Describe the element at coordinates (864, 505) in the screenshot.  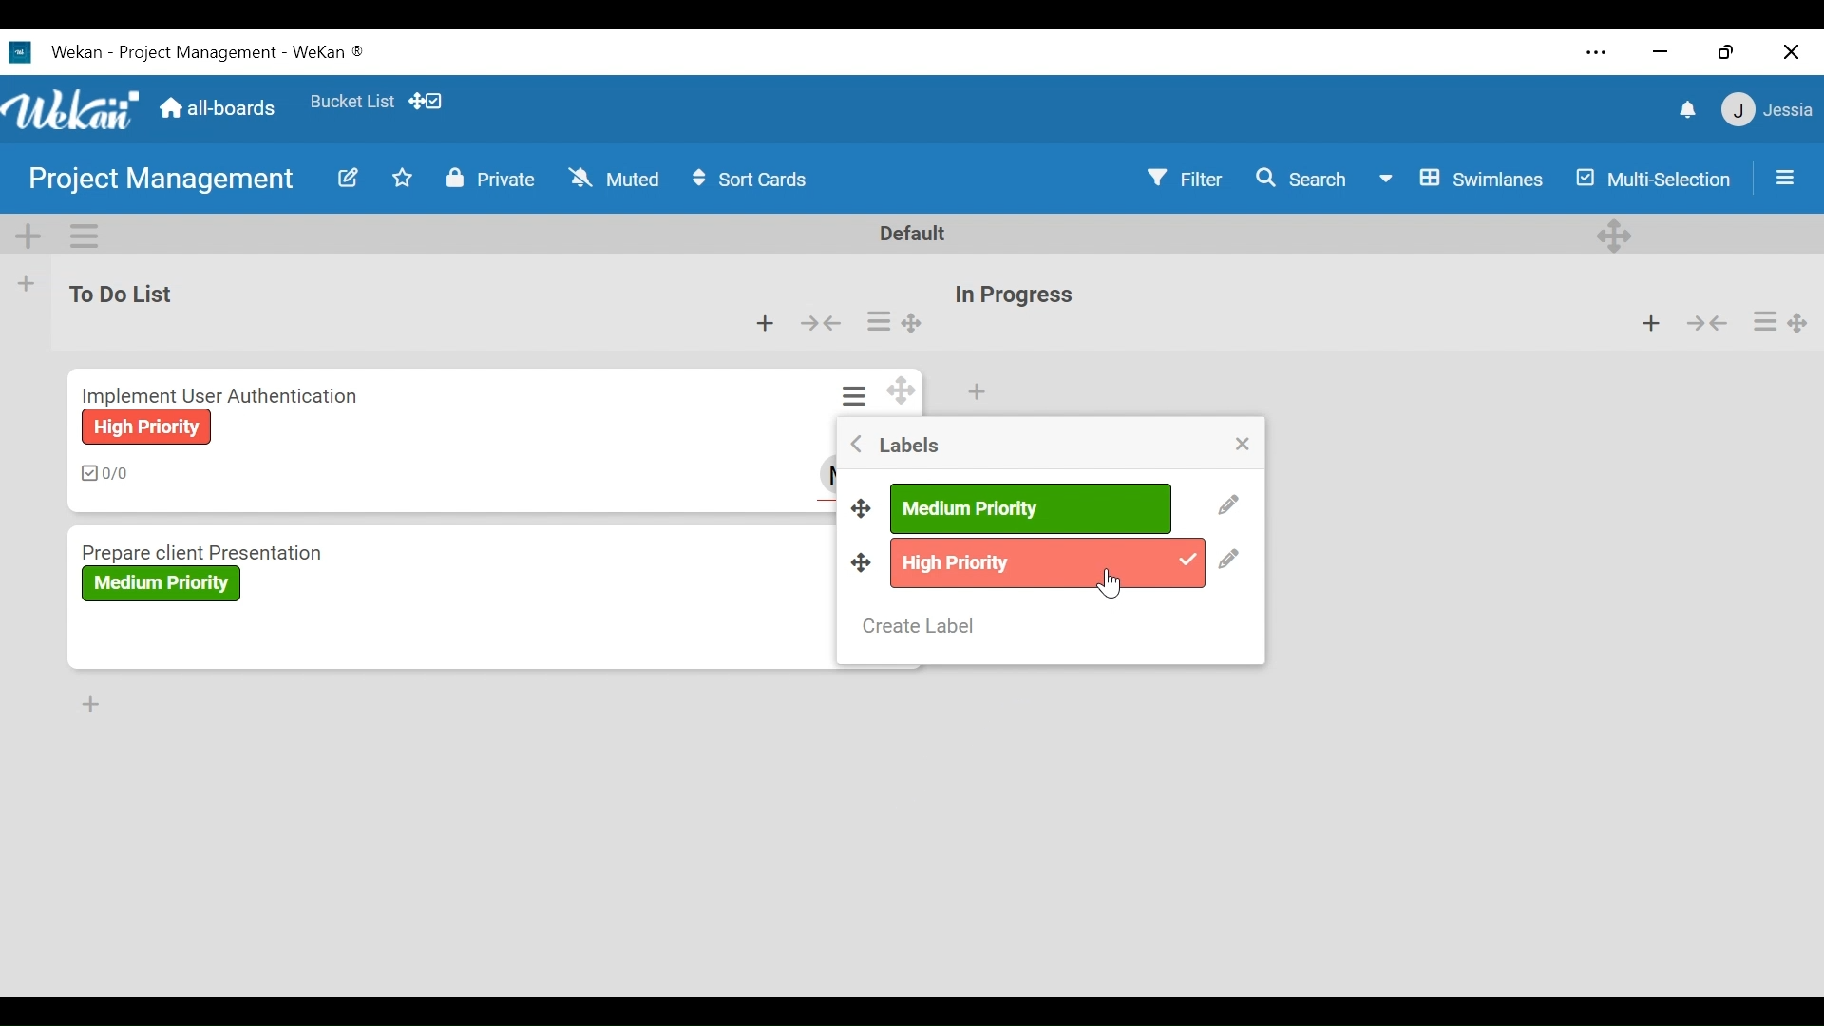
I see `Desktop drag handles` at that location.